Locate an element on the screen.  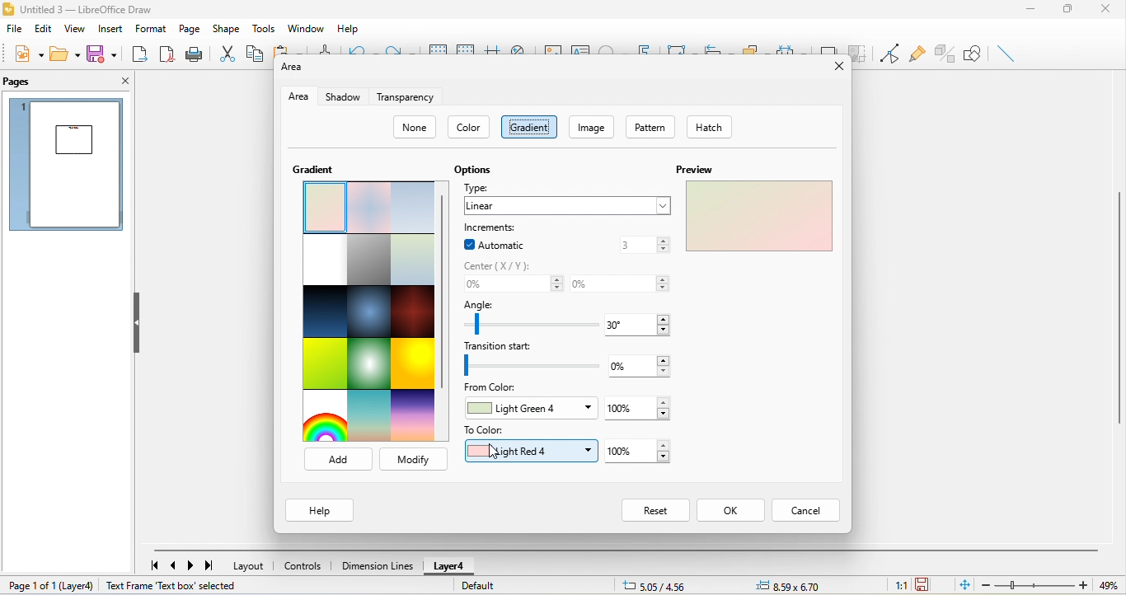
cursor position-5.05/4.56 is located at coordinates (654, 587).